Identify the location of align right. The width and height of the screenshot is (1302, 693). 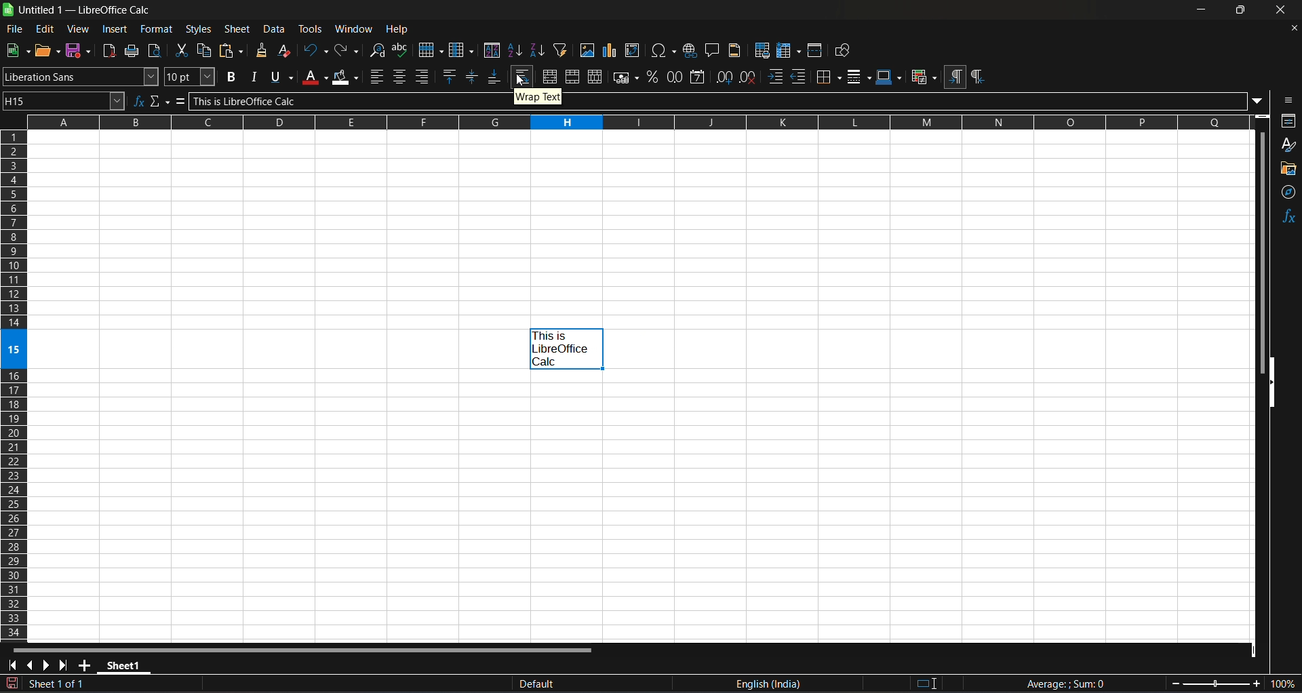
(422, 76).